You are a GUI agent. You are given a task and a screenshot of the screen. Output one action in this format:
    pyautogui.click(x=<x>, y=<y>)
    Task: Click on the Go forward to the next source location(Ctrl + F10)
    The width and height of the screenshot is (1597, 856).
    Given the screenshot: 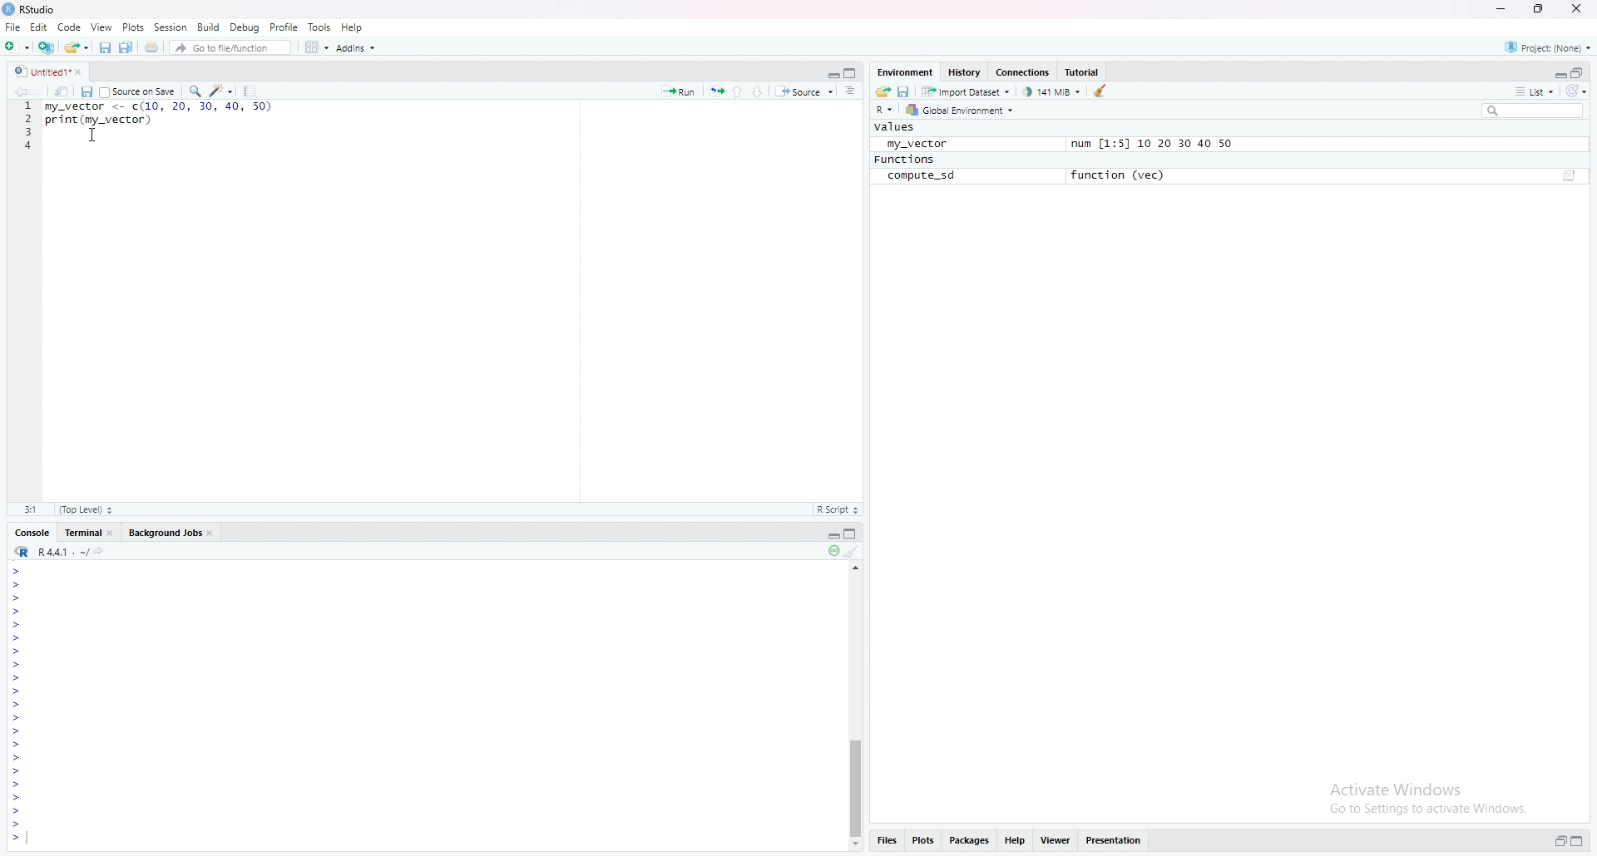 What is the action you would take?
    pyautogui.click(x=46, y=91)
    